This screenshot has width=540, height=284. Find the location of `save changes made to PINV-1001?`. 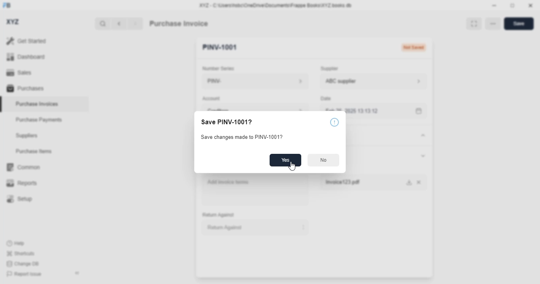

save changes made to PINV-1001? is located at coordinates (242, 137).